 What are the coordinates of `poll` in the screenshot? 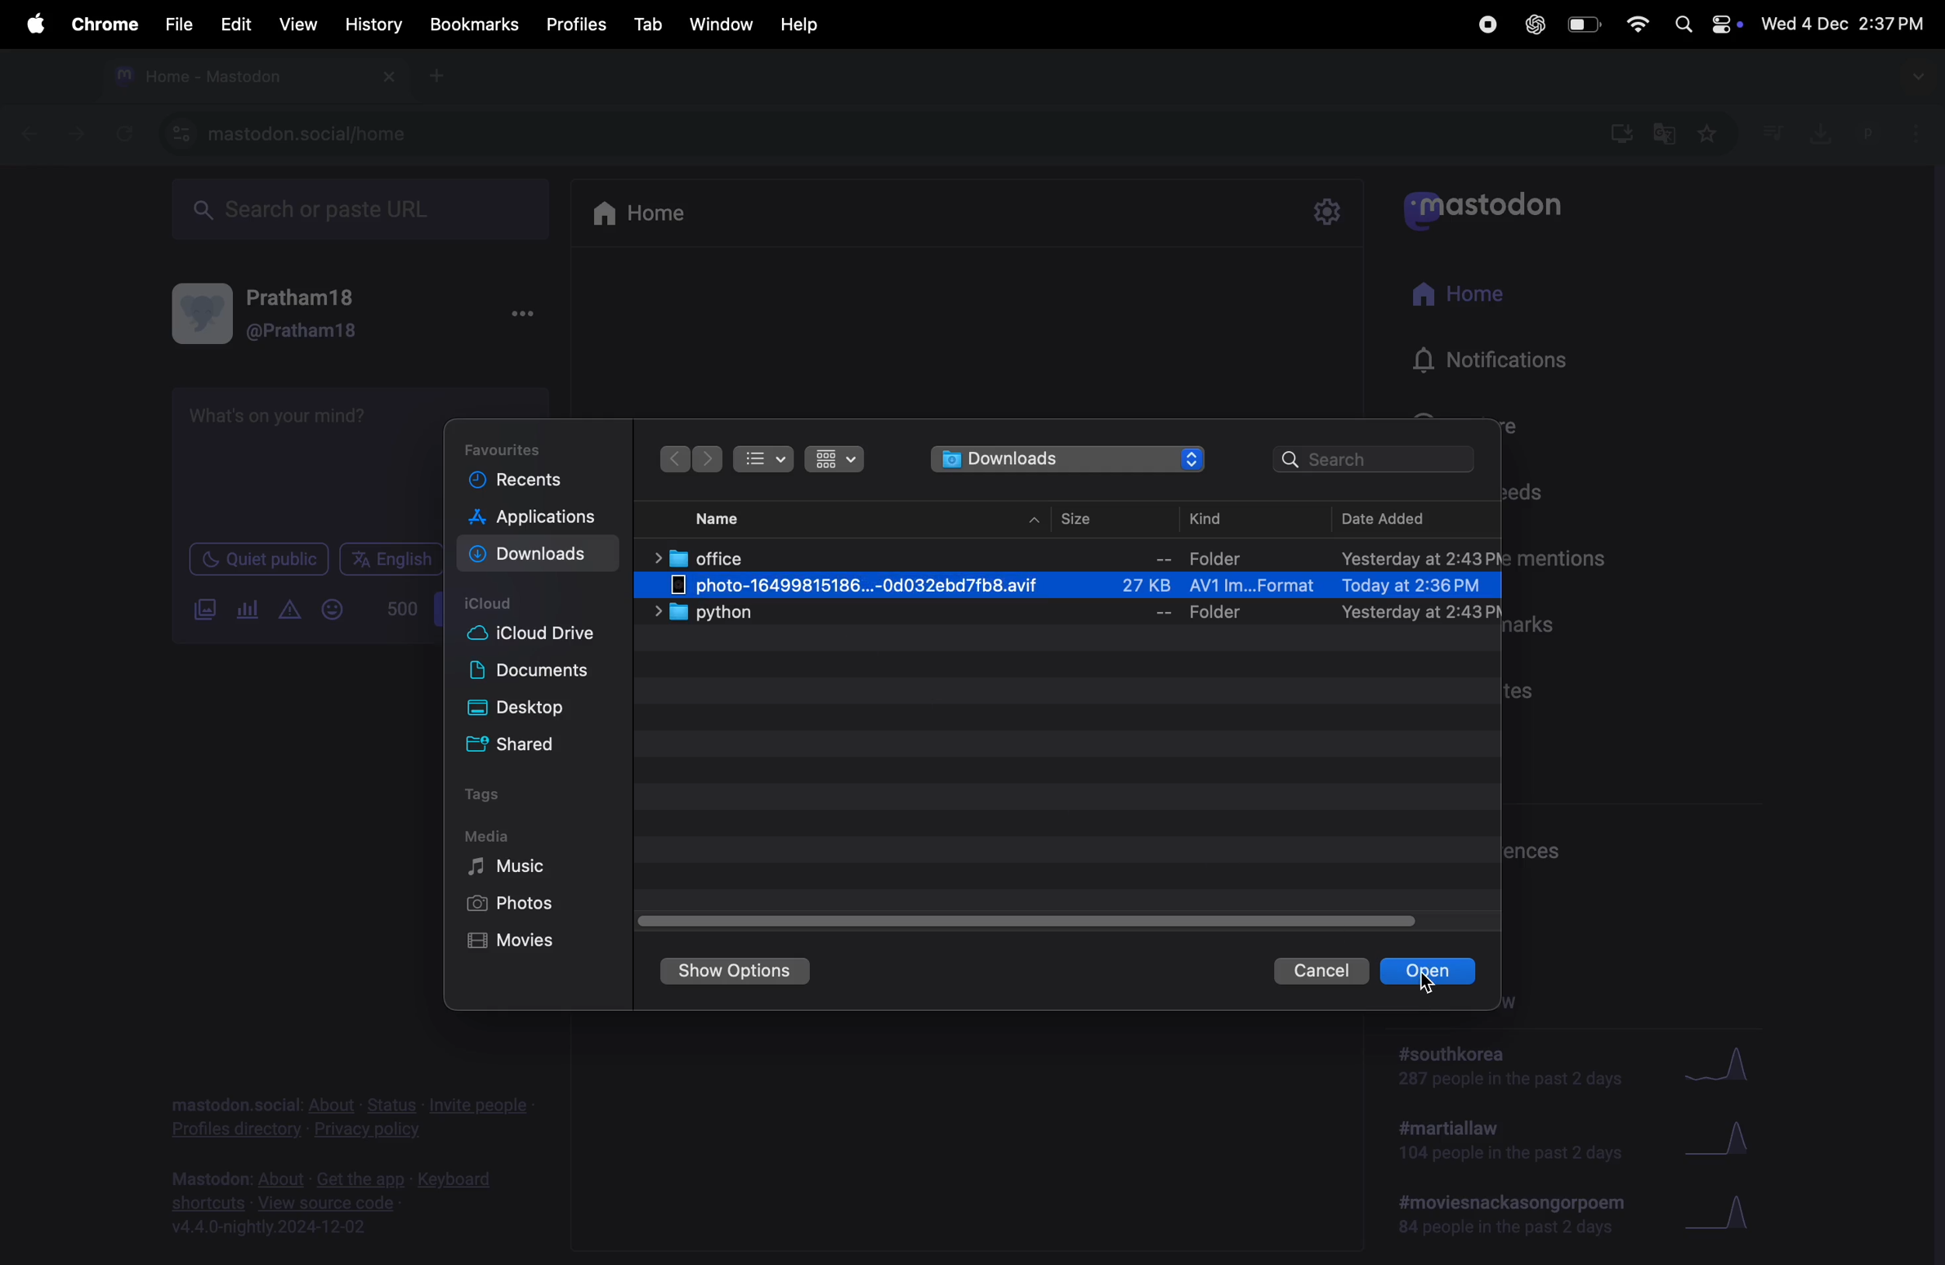 It's located at (248, 610).